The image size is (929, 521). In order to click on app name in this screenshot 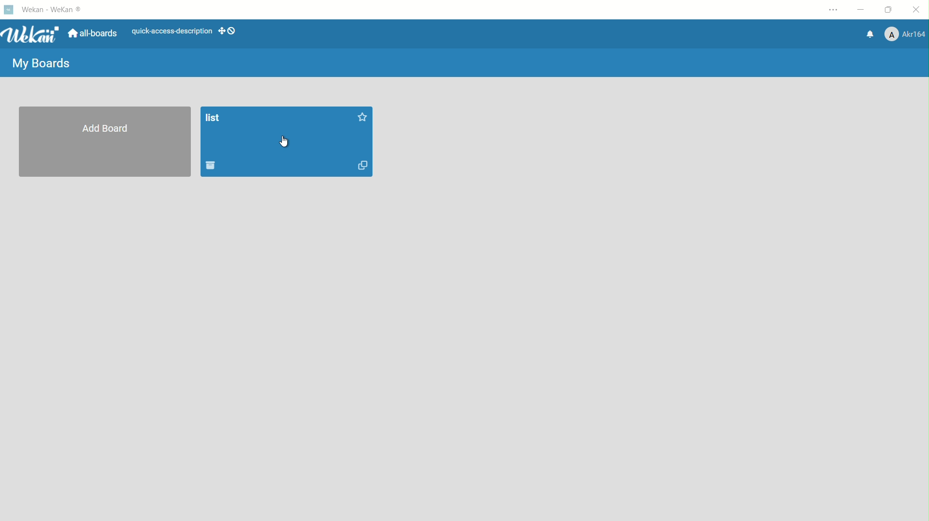, I will do `click(50, 11)`.